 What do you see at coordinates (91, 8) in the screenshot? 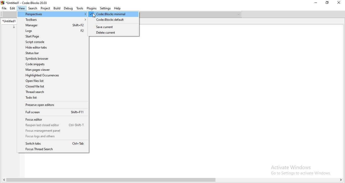
I see `Plugins ` at bounding box center [91, 8].